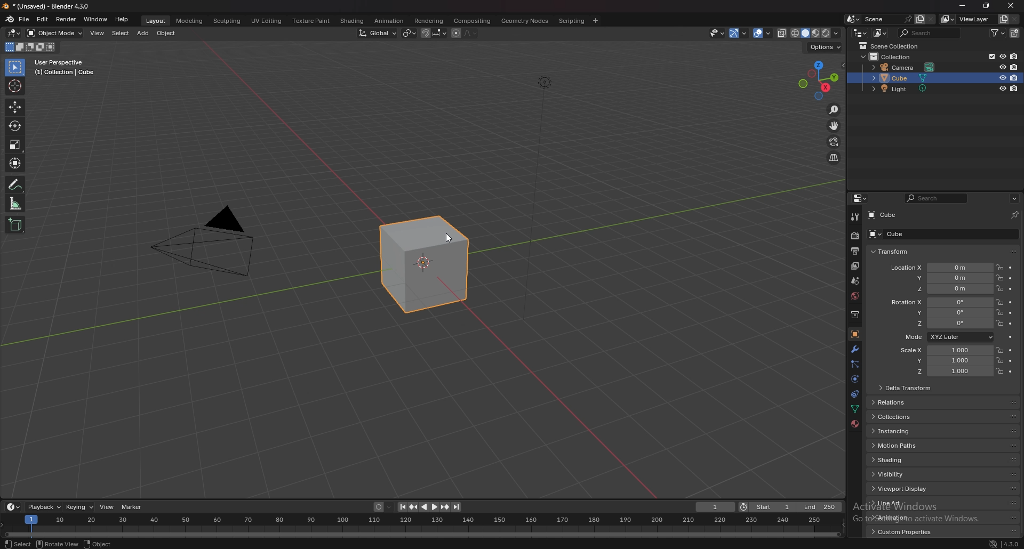 The width and height of the screenshot is (1024, 549). Describe the element at coordinates (944, 350) in the screenshot. I see `scale x` at that location.